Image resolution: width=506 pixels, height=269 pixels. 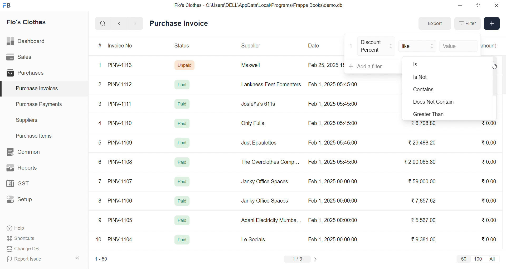 What do you see at coordinates (36, 89) in the screenshot?
I see `Purchase Invoices` at bounding box center [36, 89].